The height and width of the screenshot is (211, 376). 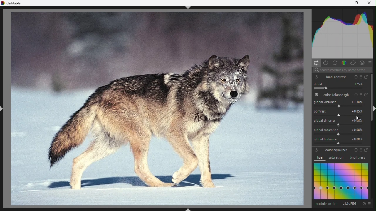 I want to click on module order, so click(x=326, y=204).